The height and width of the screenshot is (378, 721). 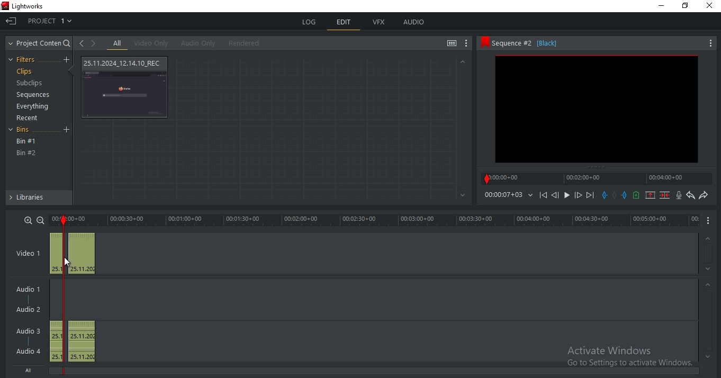 I want to click on show settings menu, so click(x=467, y=44).